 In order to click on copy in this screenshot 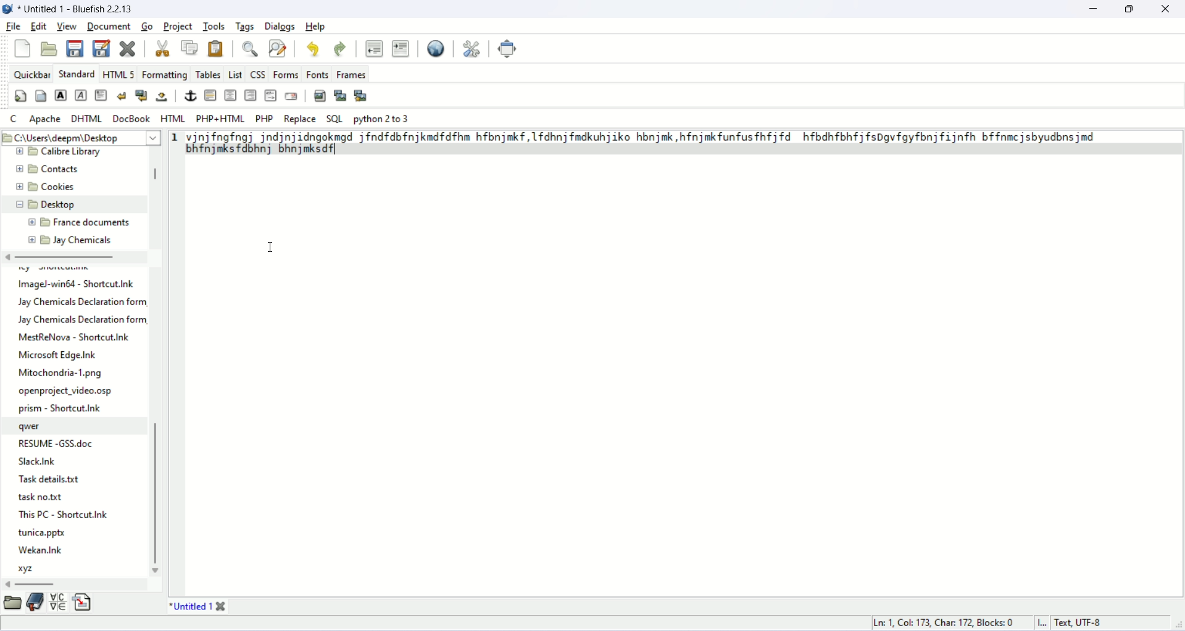, I will do `click(189, 48)`.